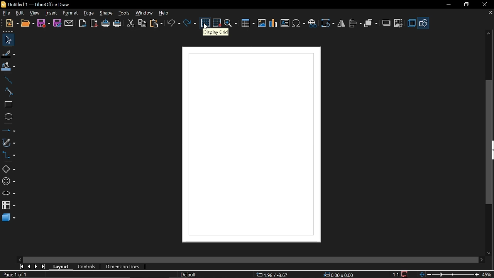  I want to click on Allign, so click(355, 24).